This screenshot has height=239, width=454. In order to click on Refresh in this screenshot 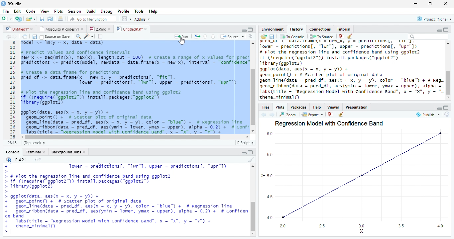, I will do `click(449, 115)`.